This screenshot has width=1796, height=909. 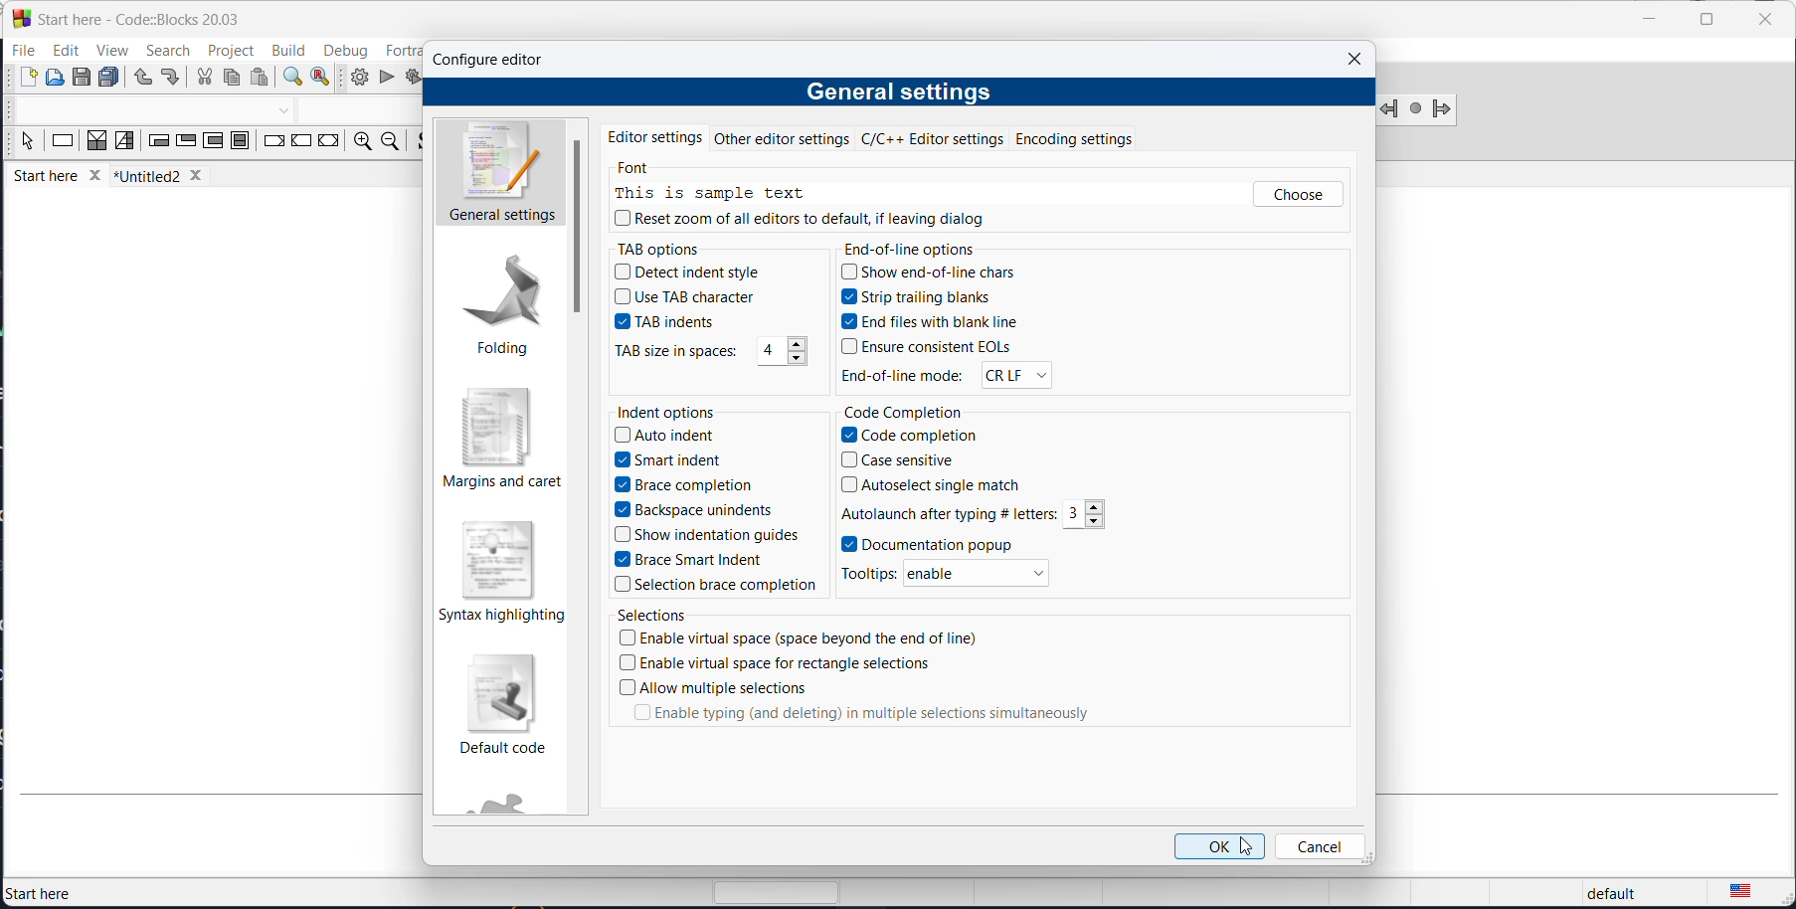 I want to click on end files with blank line, so click(x=935, y=322).